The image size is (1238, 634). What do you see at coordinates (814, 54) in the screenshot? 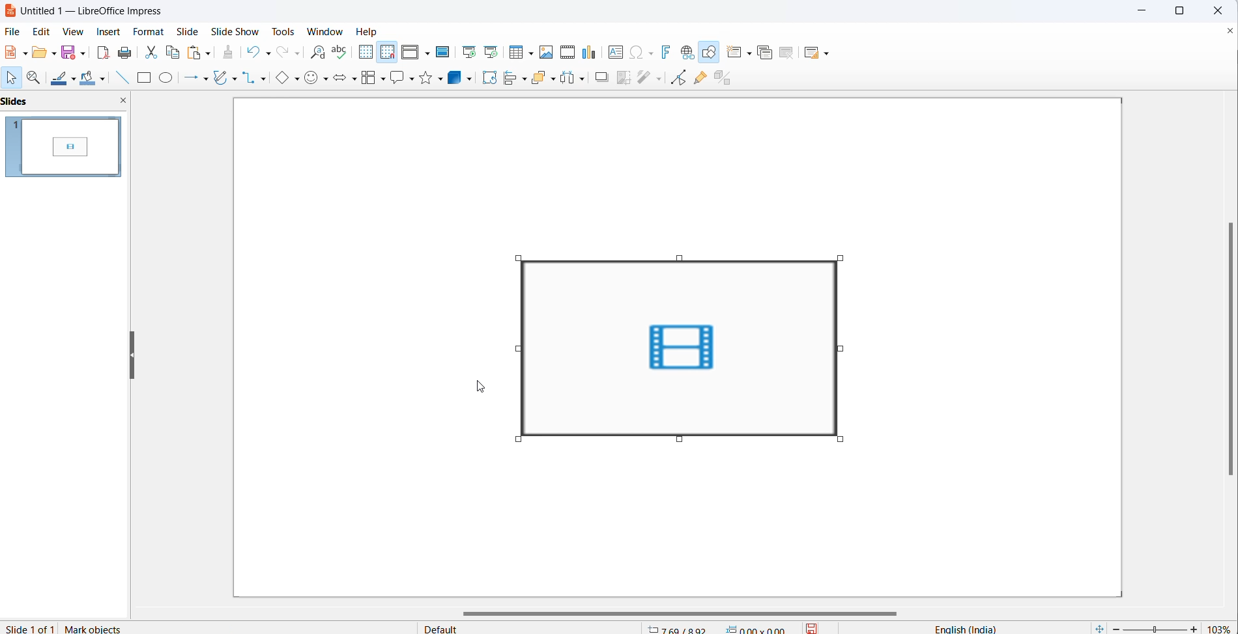
I see `slide layout` at bounding box center [814, 54].